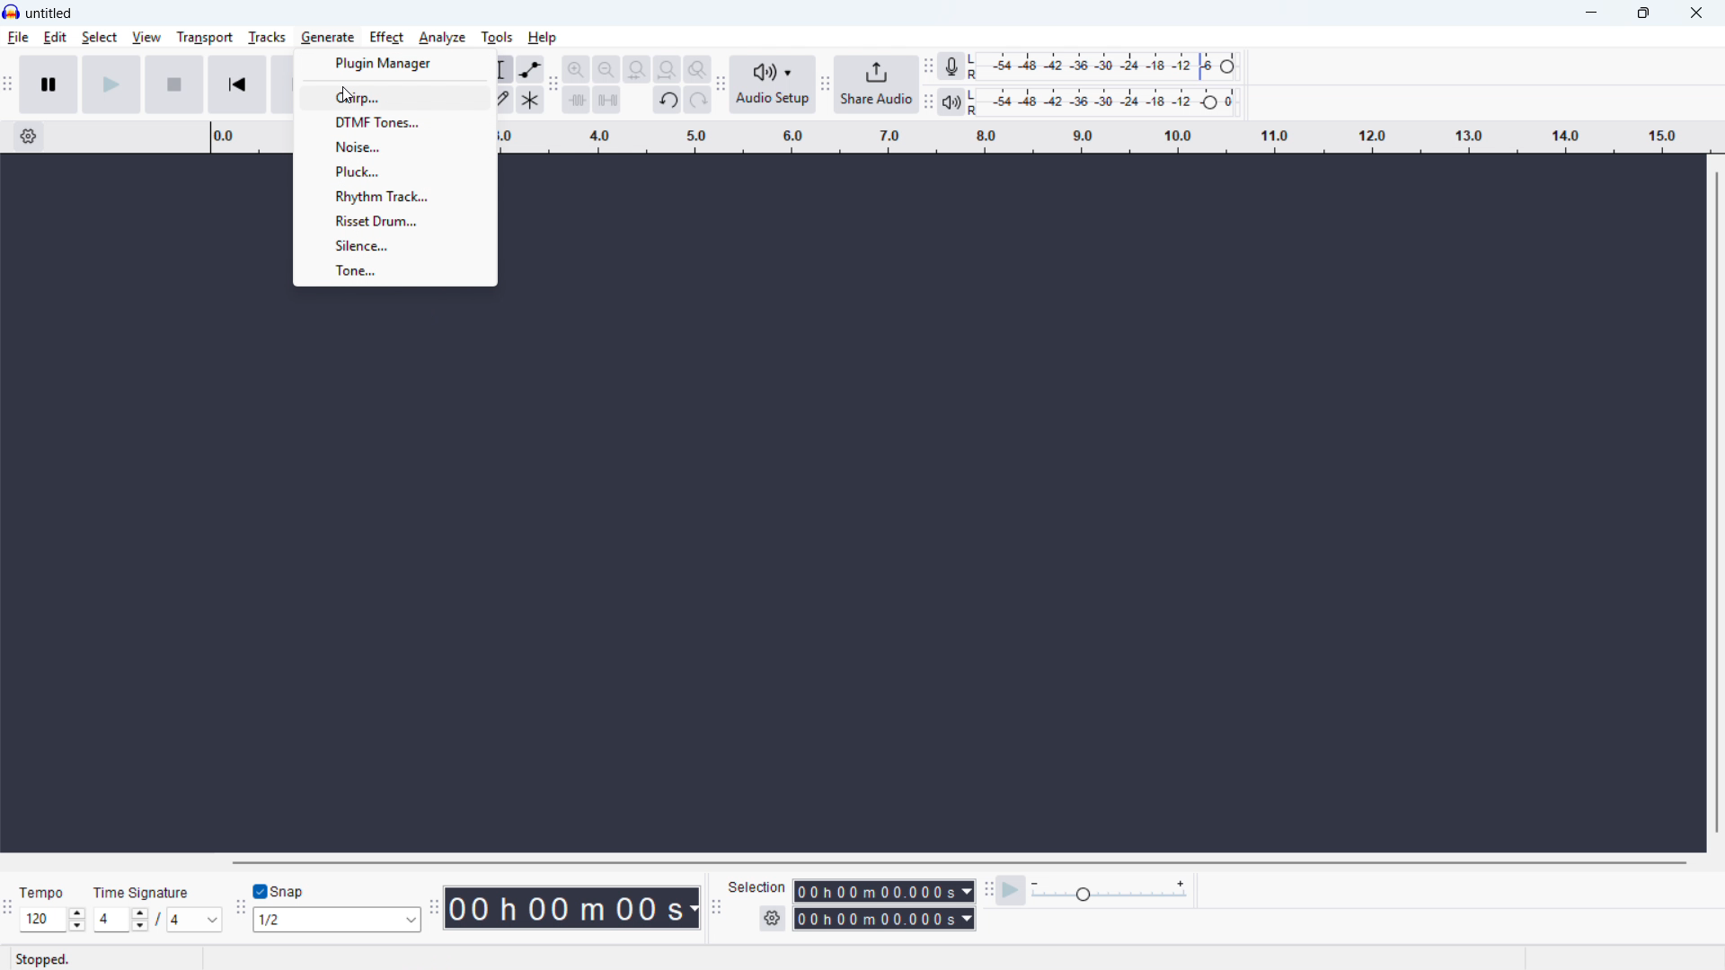  What do you see at coordinates (638, 70) in the screenshot?
I see `Quit selection to width ` at bounding box center [638, 70].